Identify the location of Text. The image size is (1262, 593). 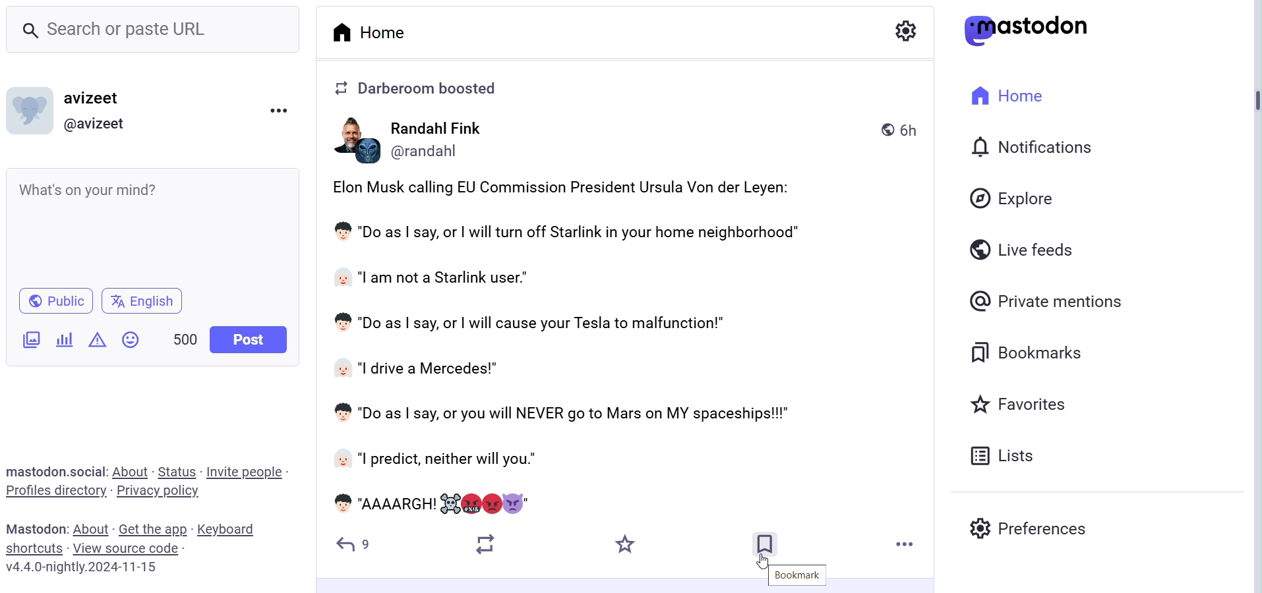
(36, 528).